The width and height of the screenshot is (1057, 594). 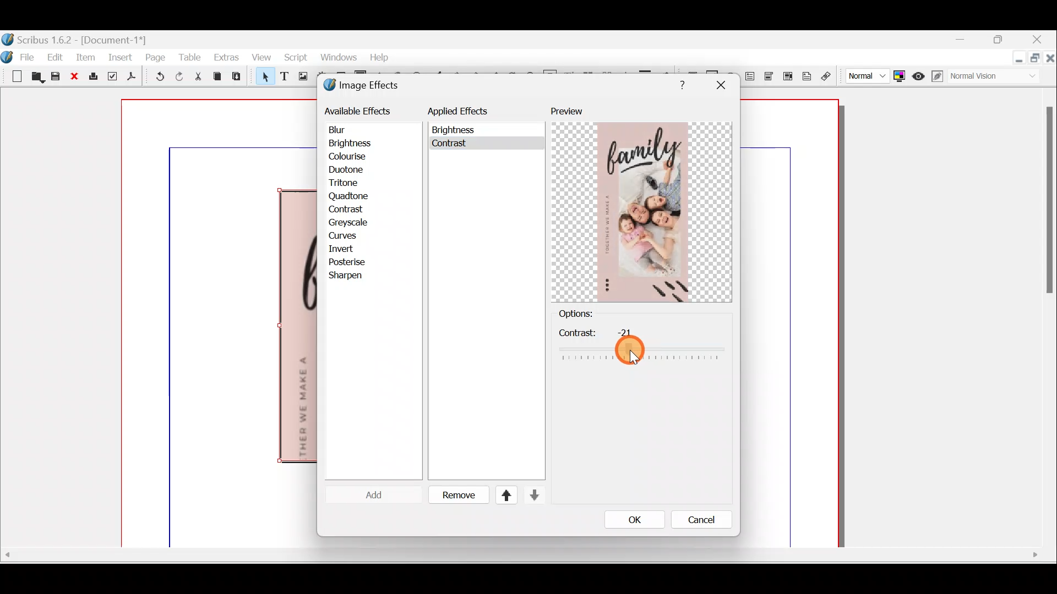 What do you see at coordinates (92, 77) in the screenshot?
I see `Print` at bounding box center [92, 77].